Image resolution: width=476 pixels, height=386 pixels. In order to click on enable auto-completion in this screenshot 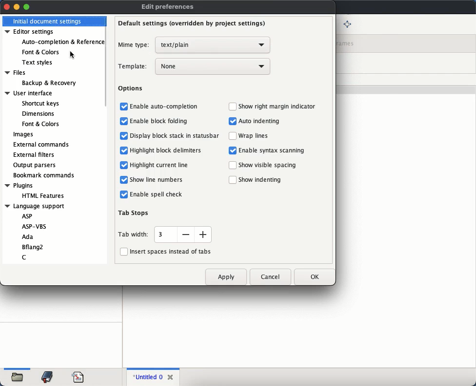, I will do `click(159, 107)`.